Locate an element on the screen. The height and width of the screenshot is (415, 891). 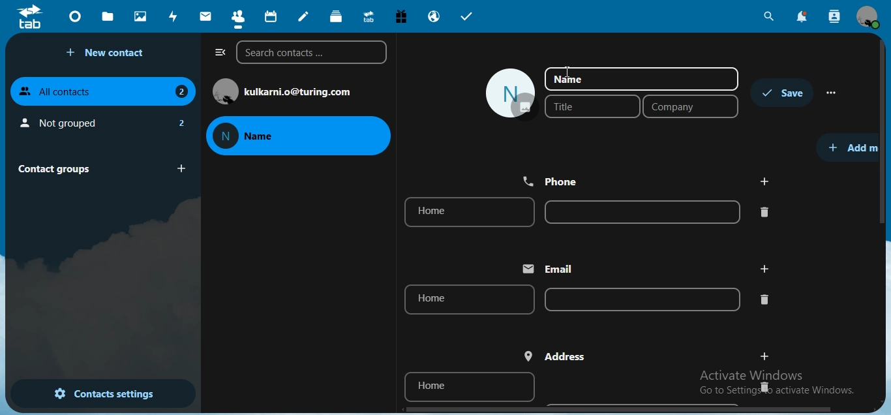
photos is located at coordinates (139, 16).